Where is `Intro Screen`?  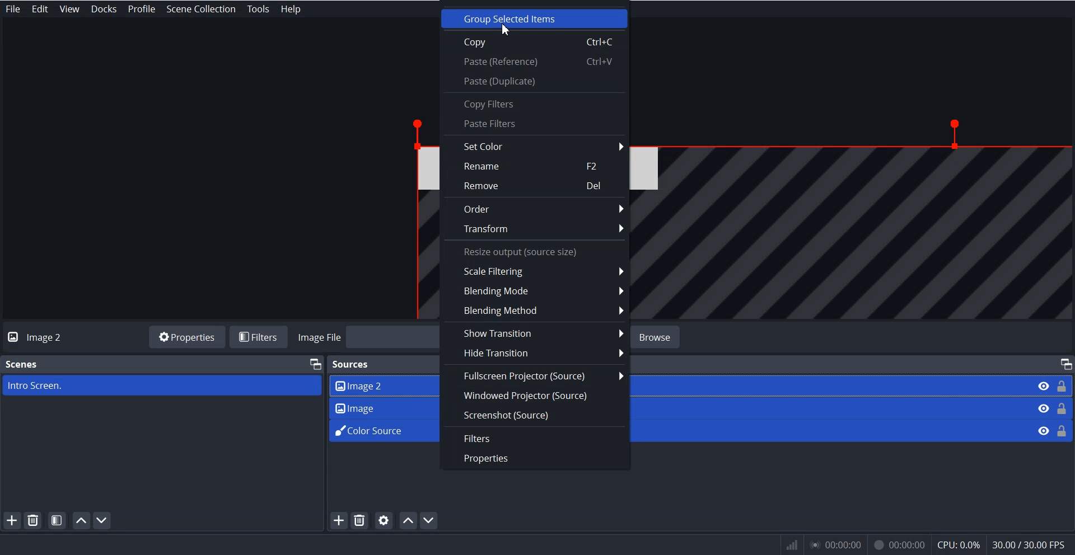
Intro Screen is located at coordinates (161, 385).